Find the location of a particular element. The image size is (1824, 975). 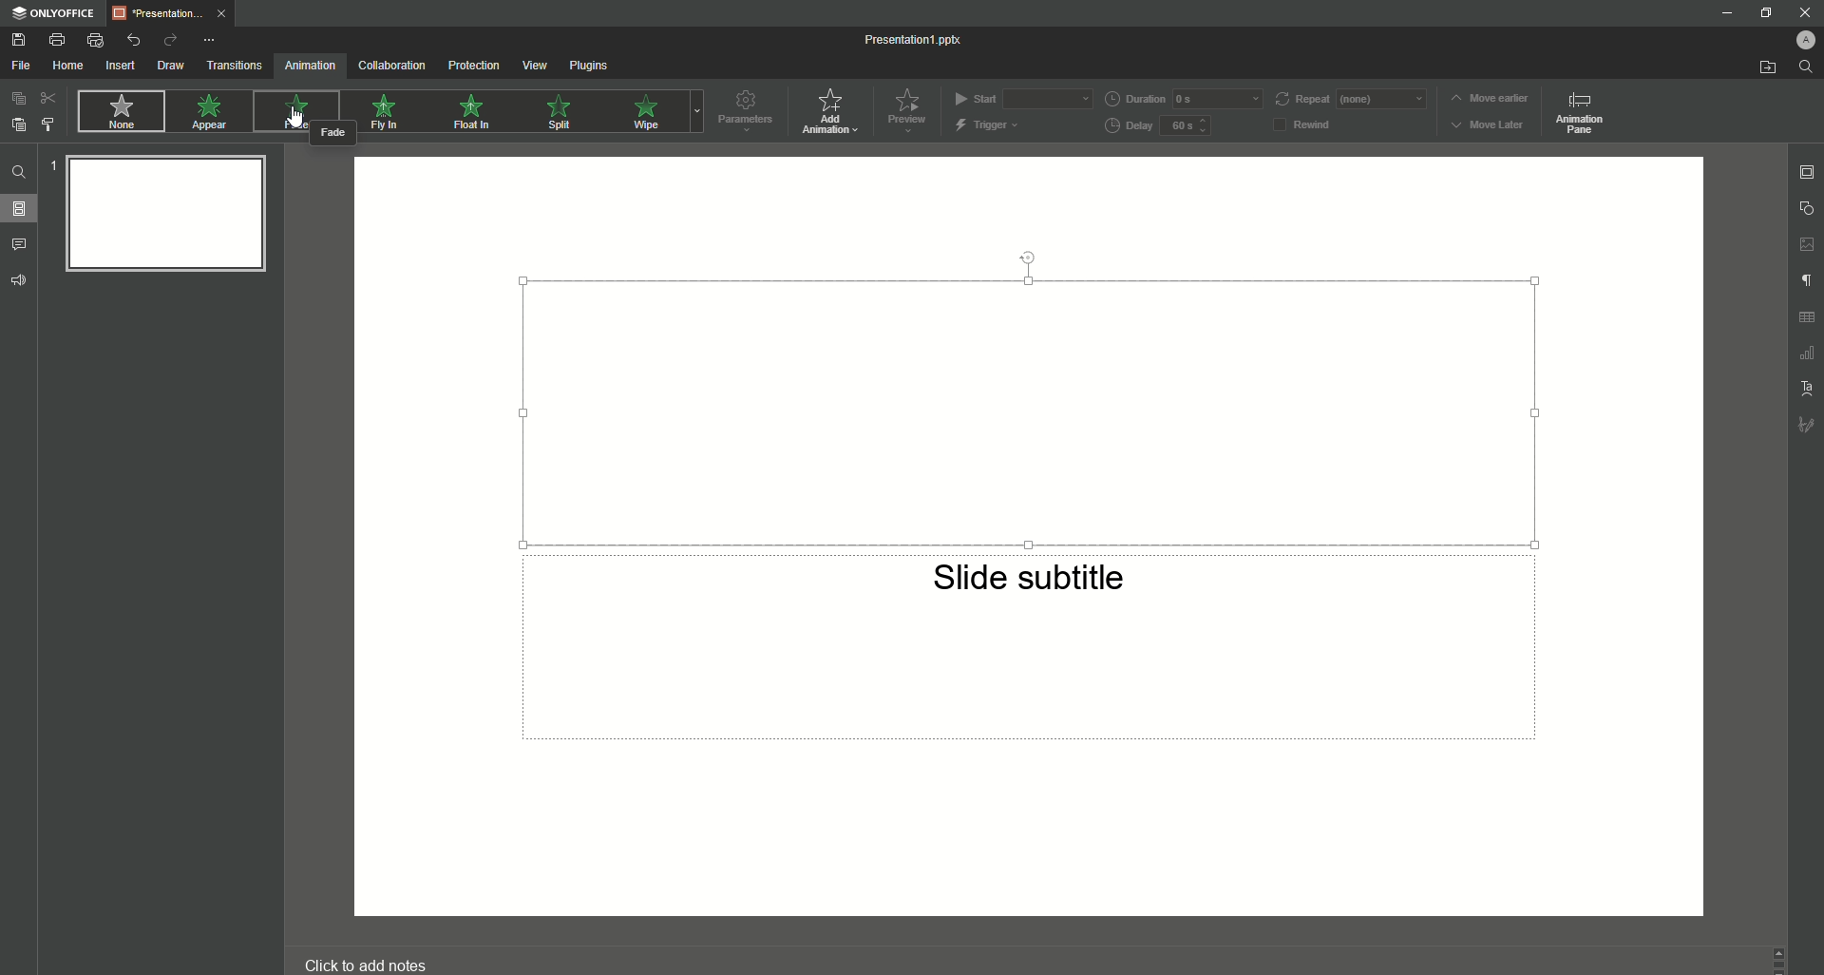

Copy is located at coordinates (16, 99).